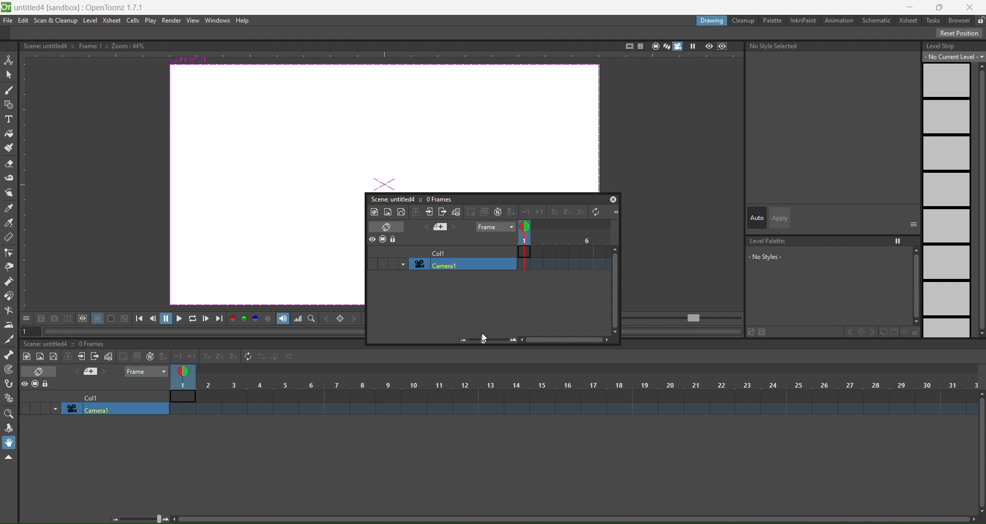 The height and width of the screenshot is (524, 986). Describe the element at coordinates (83, 45) in the screenshot. I see `text` at that location.